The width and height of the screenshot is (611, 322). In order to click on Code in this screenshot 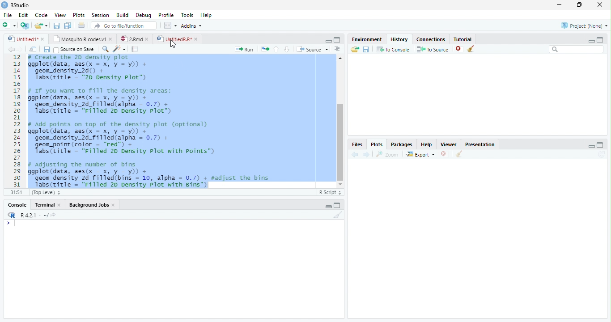, I will do `click(42, 16)`.